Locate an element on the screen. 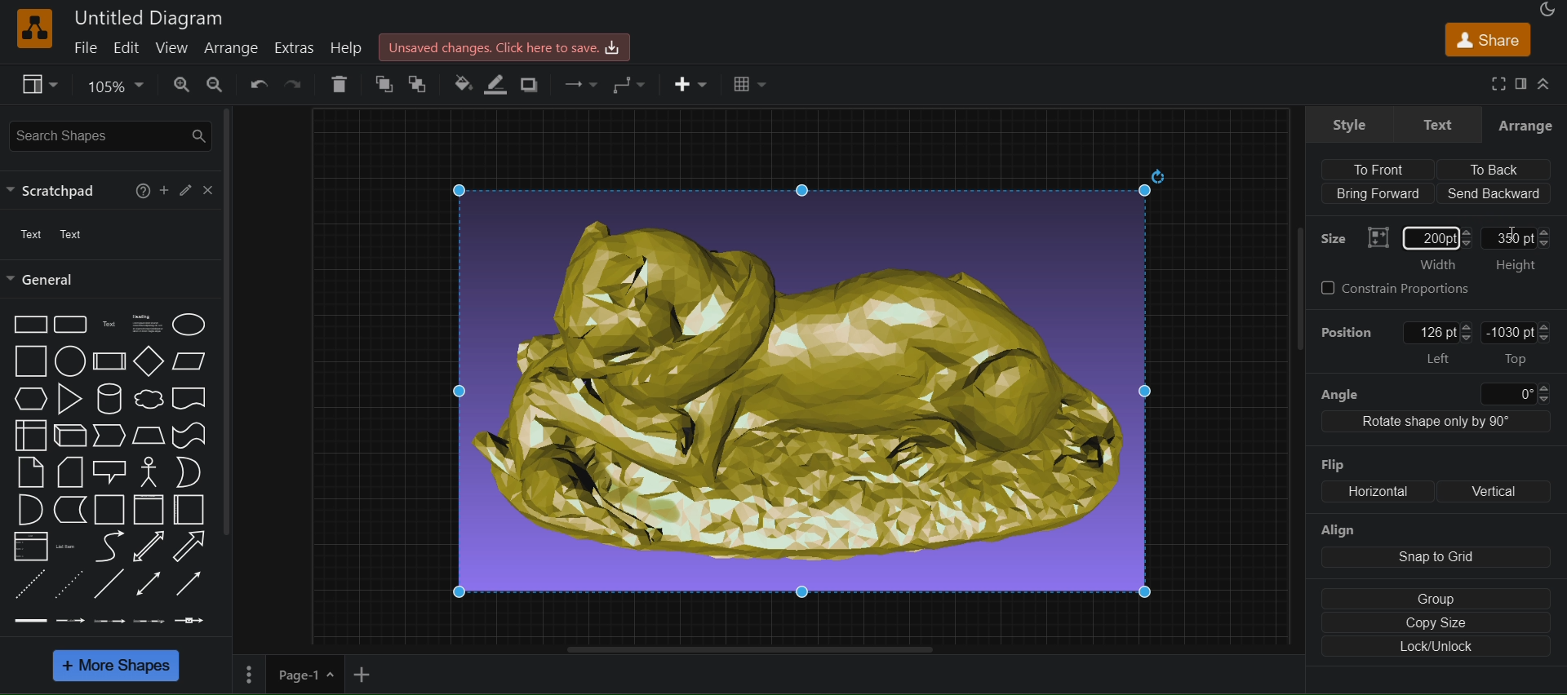 The image size is (1567, 695). style is located at coordinates (1350, 124).